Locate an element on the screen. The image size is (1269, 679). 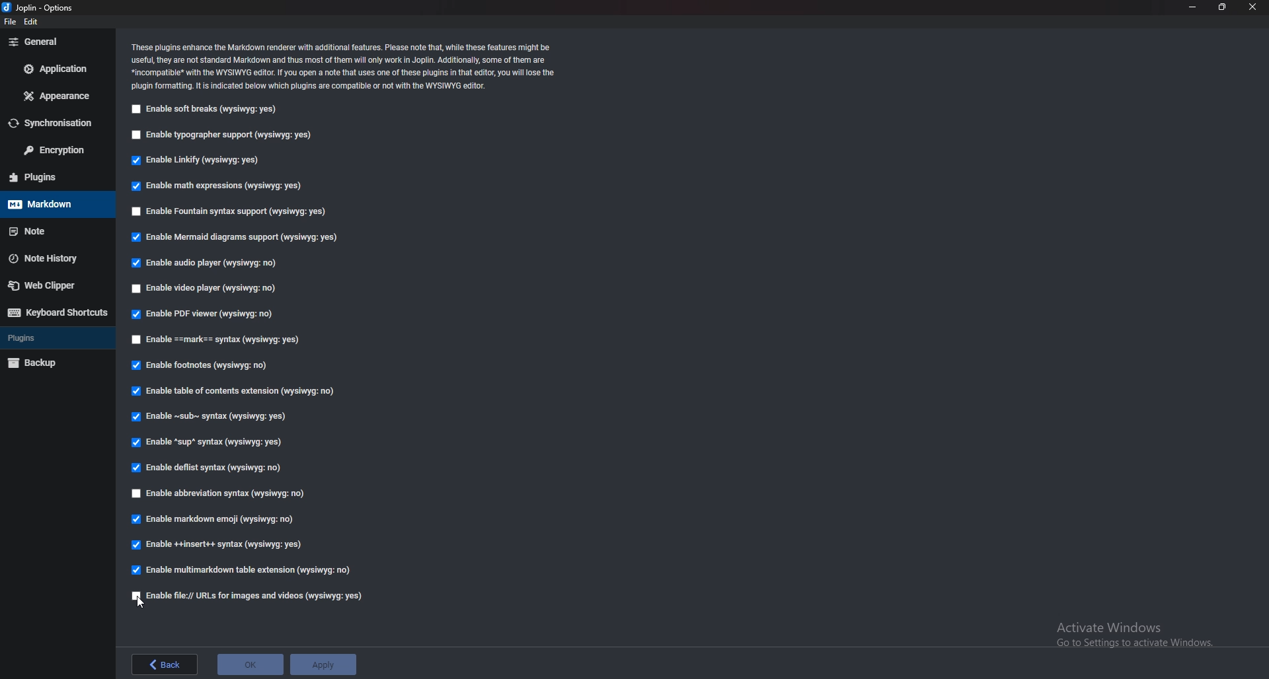
Enable markdown emoji is located at coordinates (216, 519).